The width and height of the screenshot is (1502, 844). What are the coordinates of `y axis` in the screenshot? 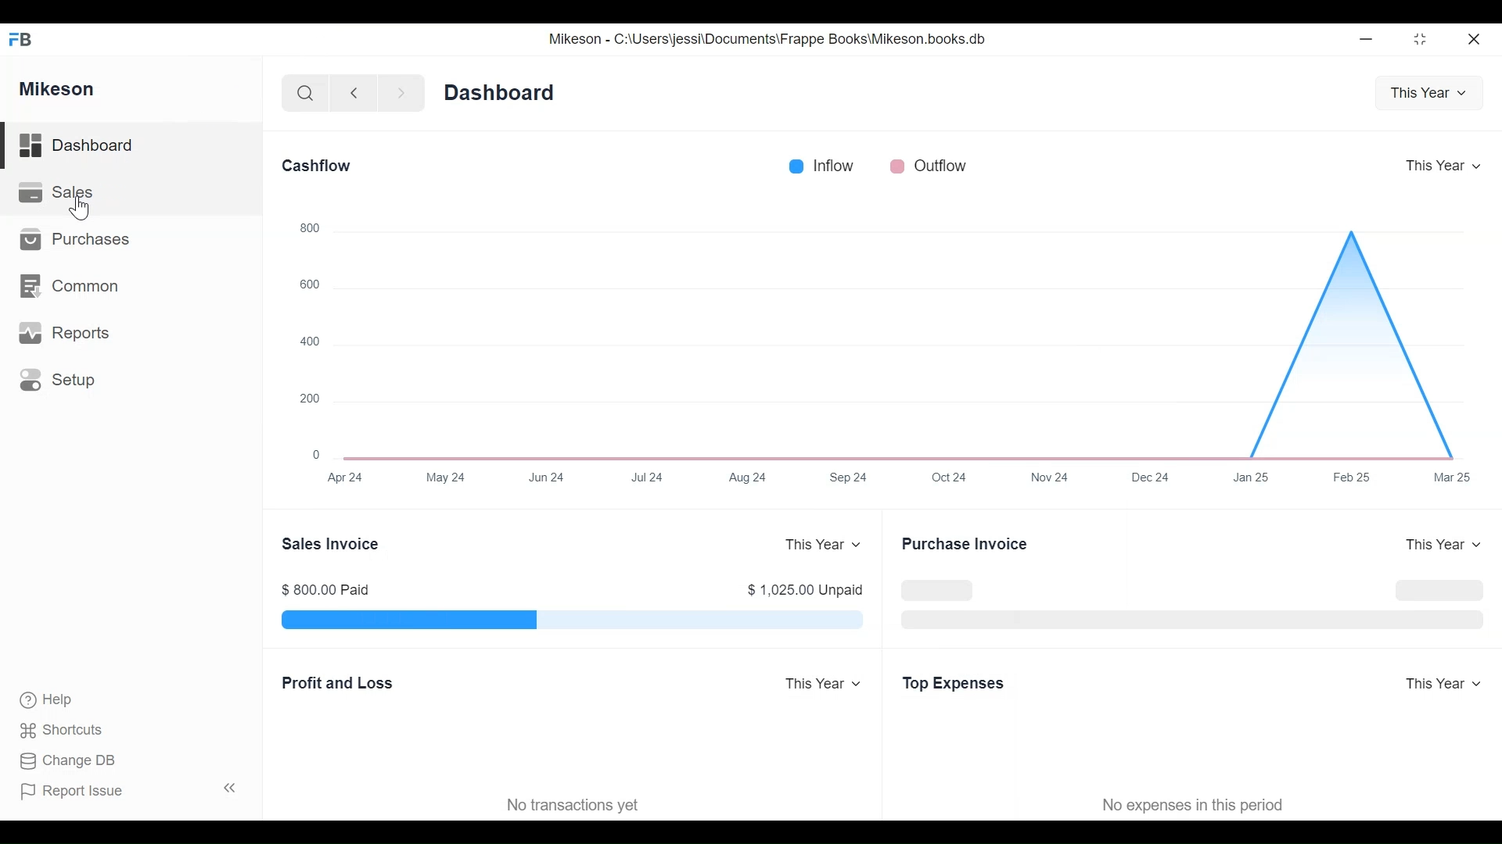 It's located at (893, 480).